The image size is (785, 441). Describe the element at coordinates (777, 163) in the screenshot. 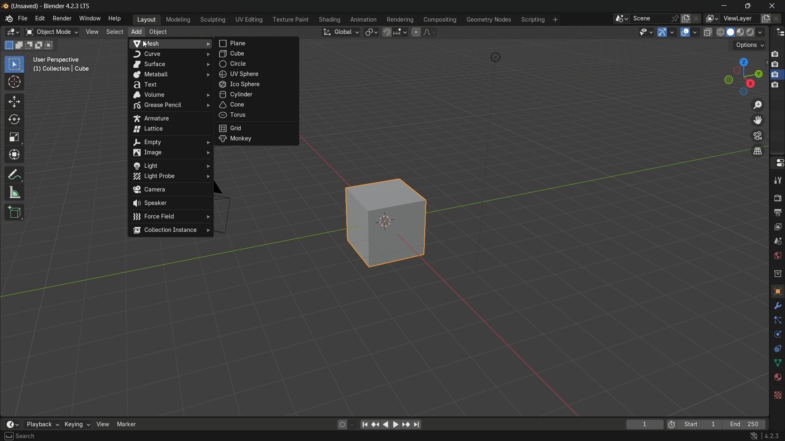

I see `properties` at that location.